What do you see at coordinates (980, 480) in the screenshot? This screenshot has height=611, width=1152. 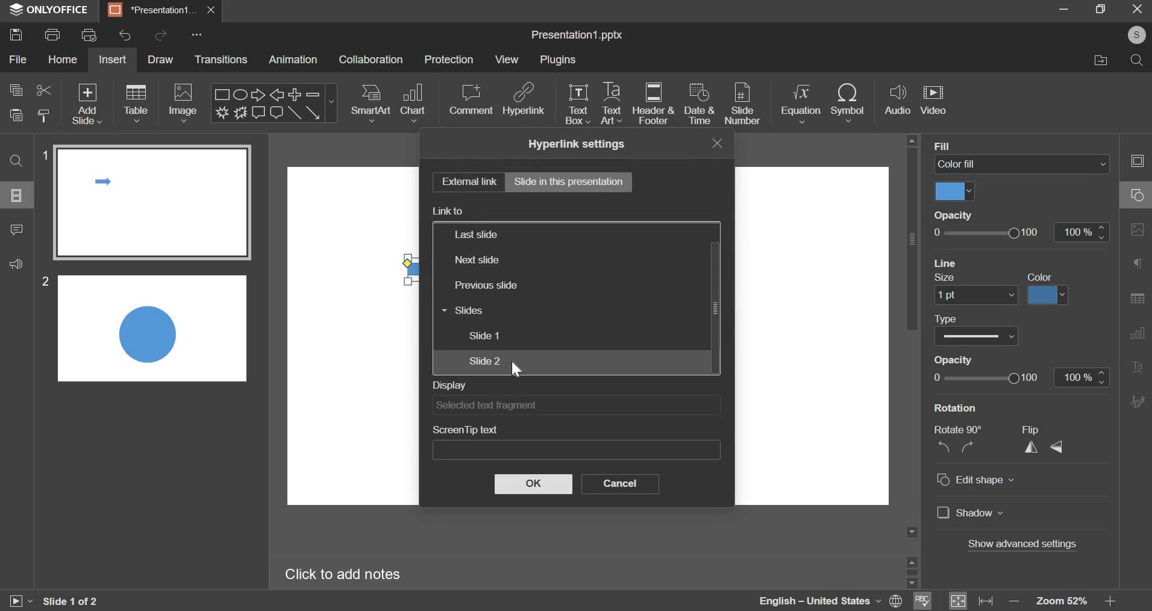 I see `edit shape` at bounding box center [980, 480].